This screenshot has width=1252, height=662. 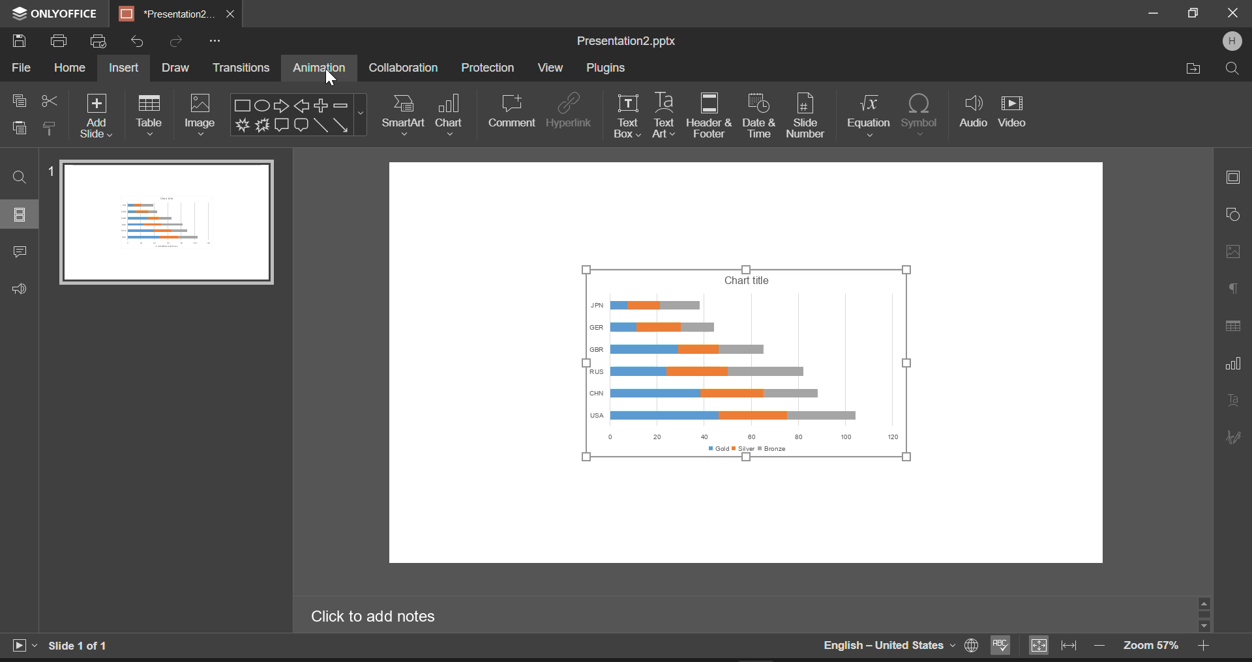 I want to click on Chart inserted into slide, so click(x=754, y=367).